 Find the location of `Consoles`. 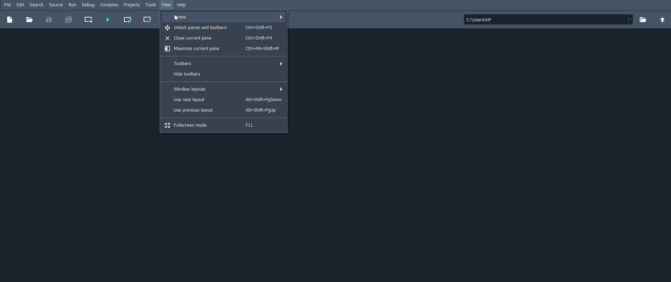

Consoles is located at coordinates (110, 5).